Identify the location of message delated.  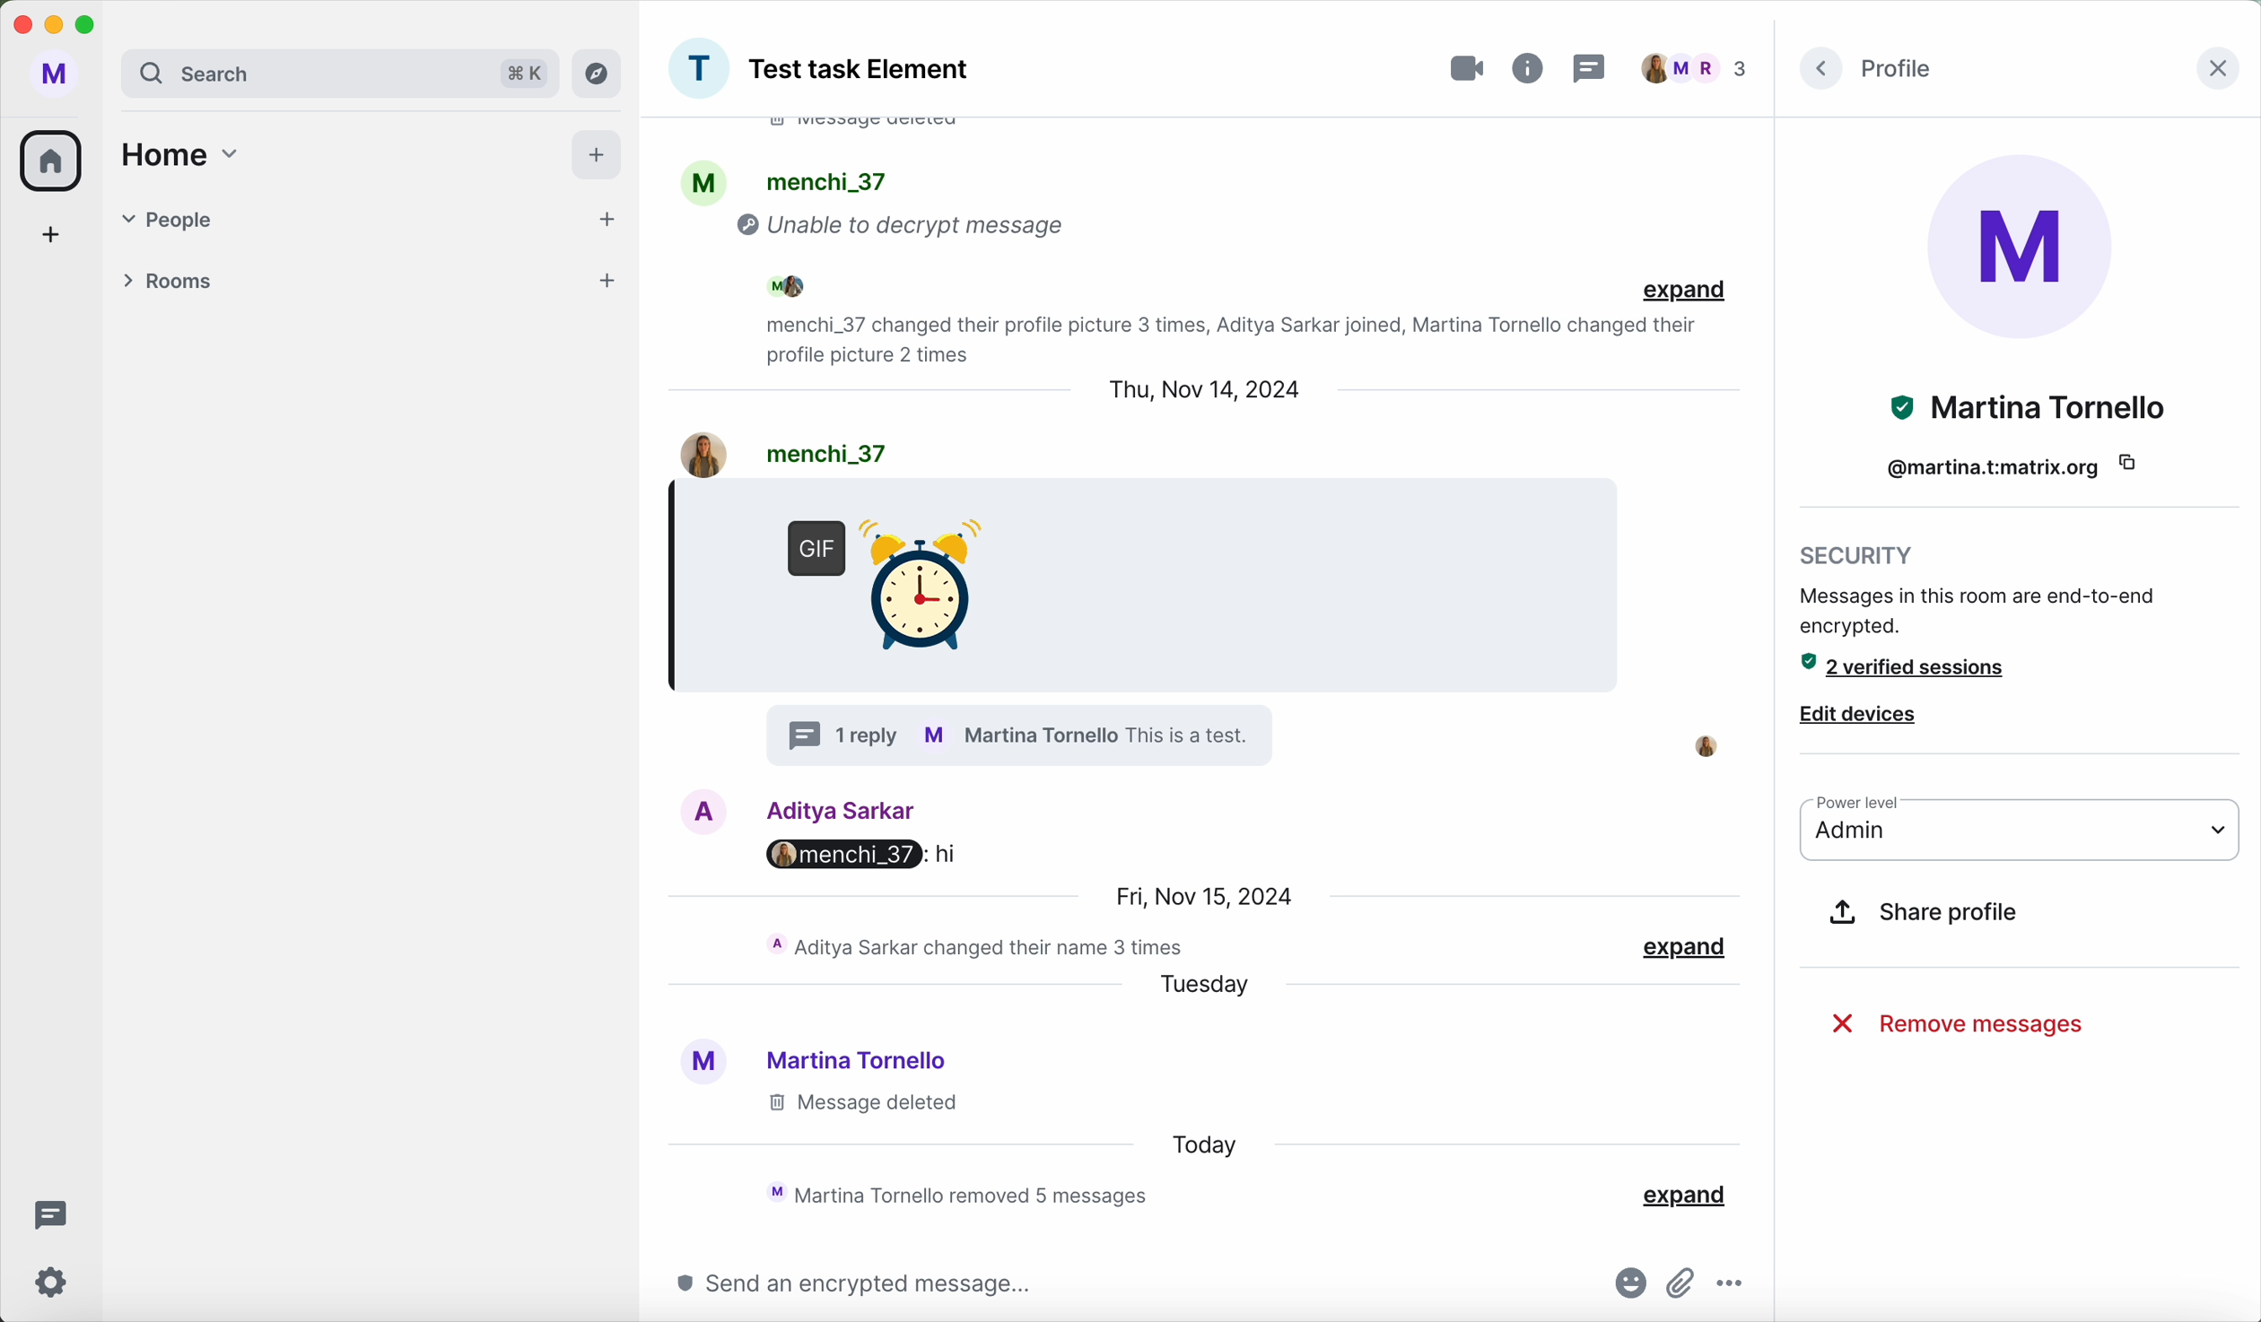
(860, 1104).